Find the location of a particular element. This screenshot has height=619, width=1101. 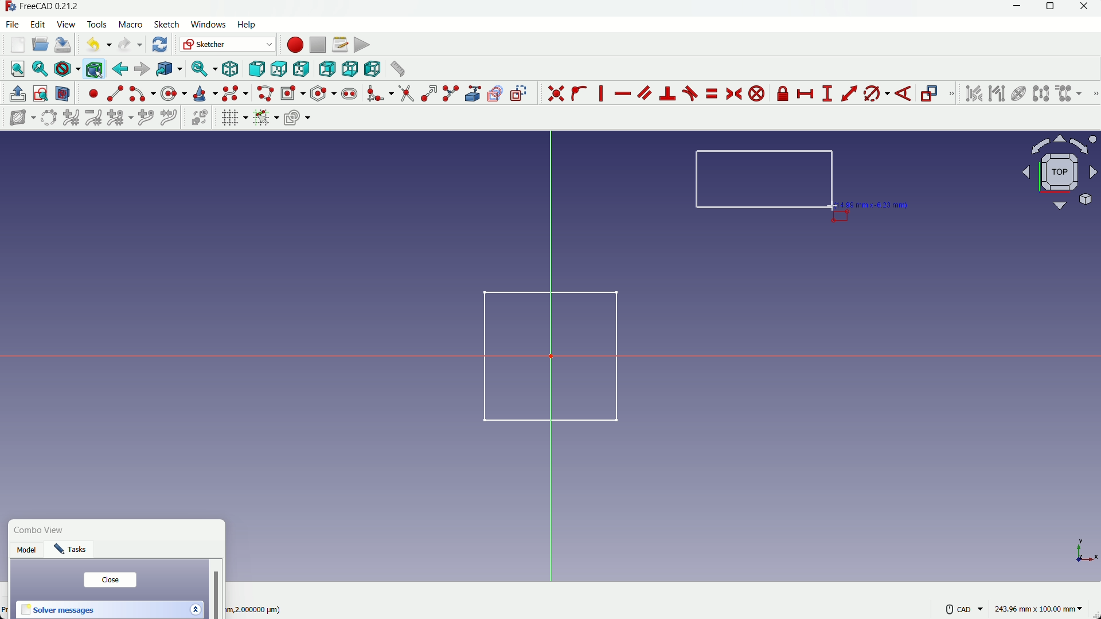

close is located at coordinates (110, 580).